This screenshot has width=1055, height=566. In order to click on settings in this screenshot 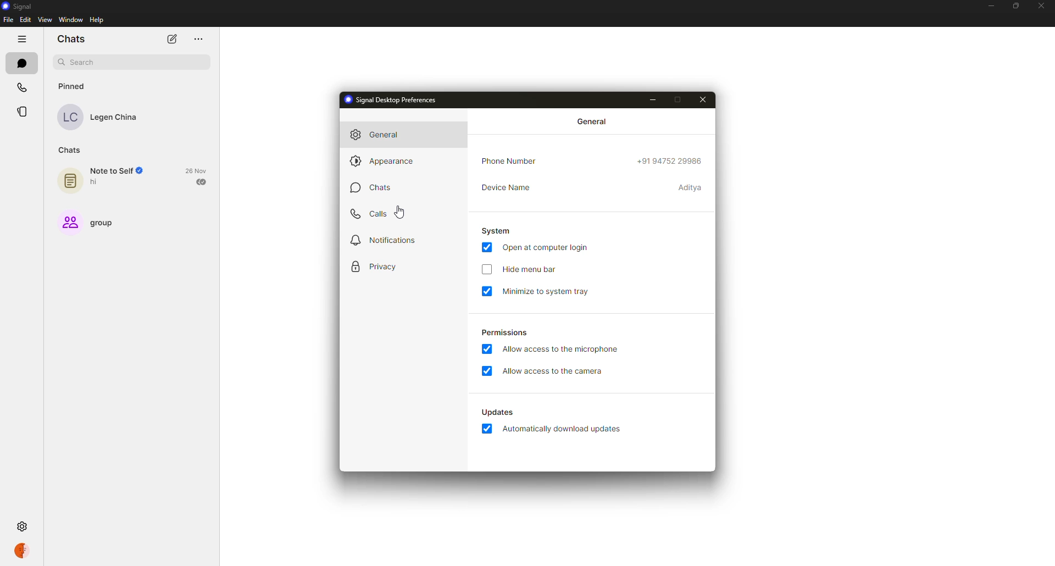, I will do `click(21, 526)`.